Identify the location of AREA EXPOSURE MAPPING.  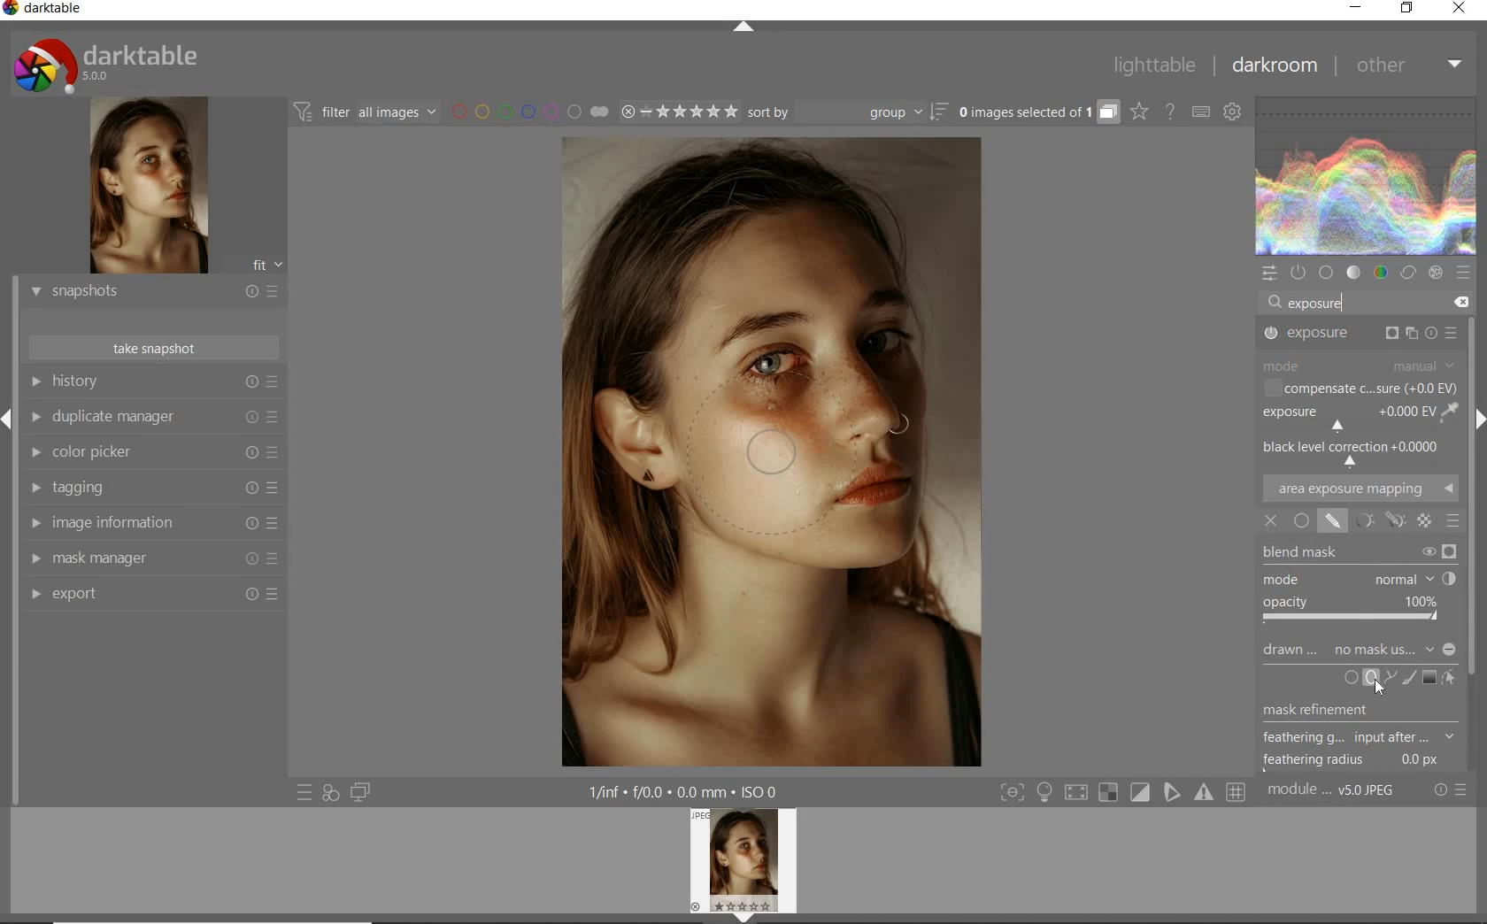
(1359, 489).